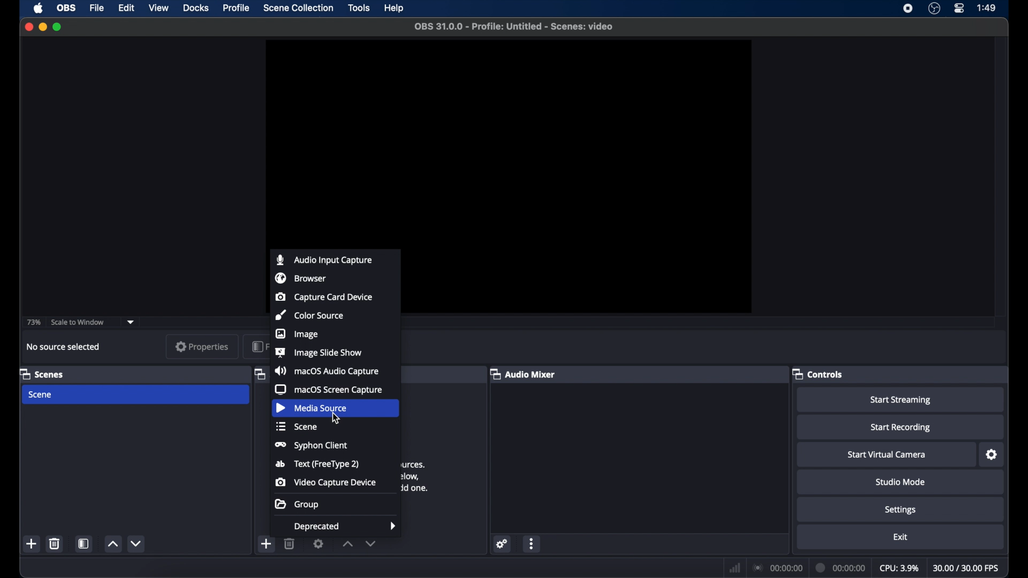 Image resolution: width=1028 pixels, height=578 pixels. What do you see at coordinates (331, 390) in the screenshot?
I see `macOS screen capture` at bounding box center [331, 390].